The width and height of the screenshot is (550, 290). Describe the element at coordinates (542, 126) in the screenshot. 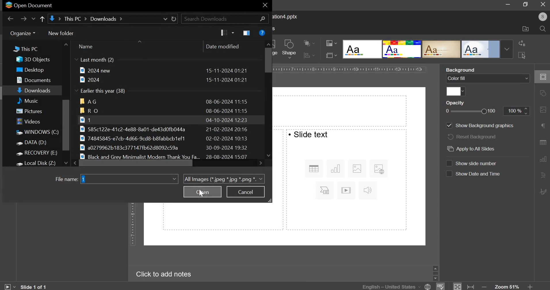

I see `paragraph settings` at that location.